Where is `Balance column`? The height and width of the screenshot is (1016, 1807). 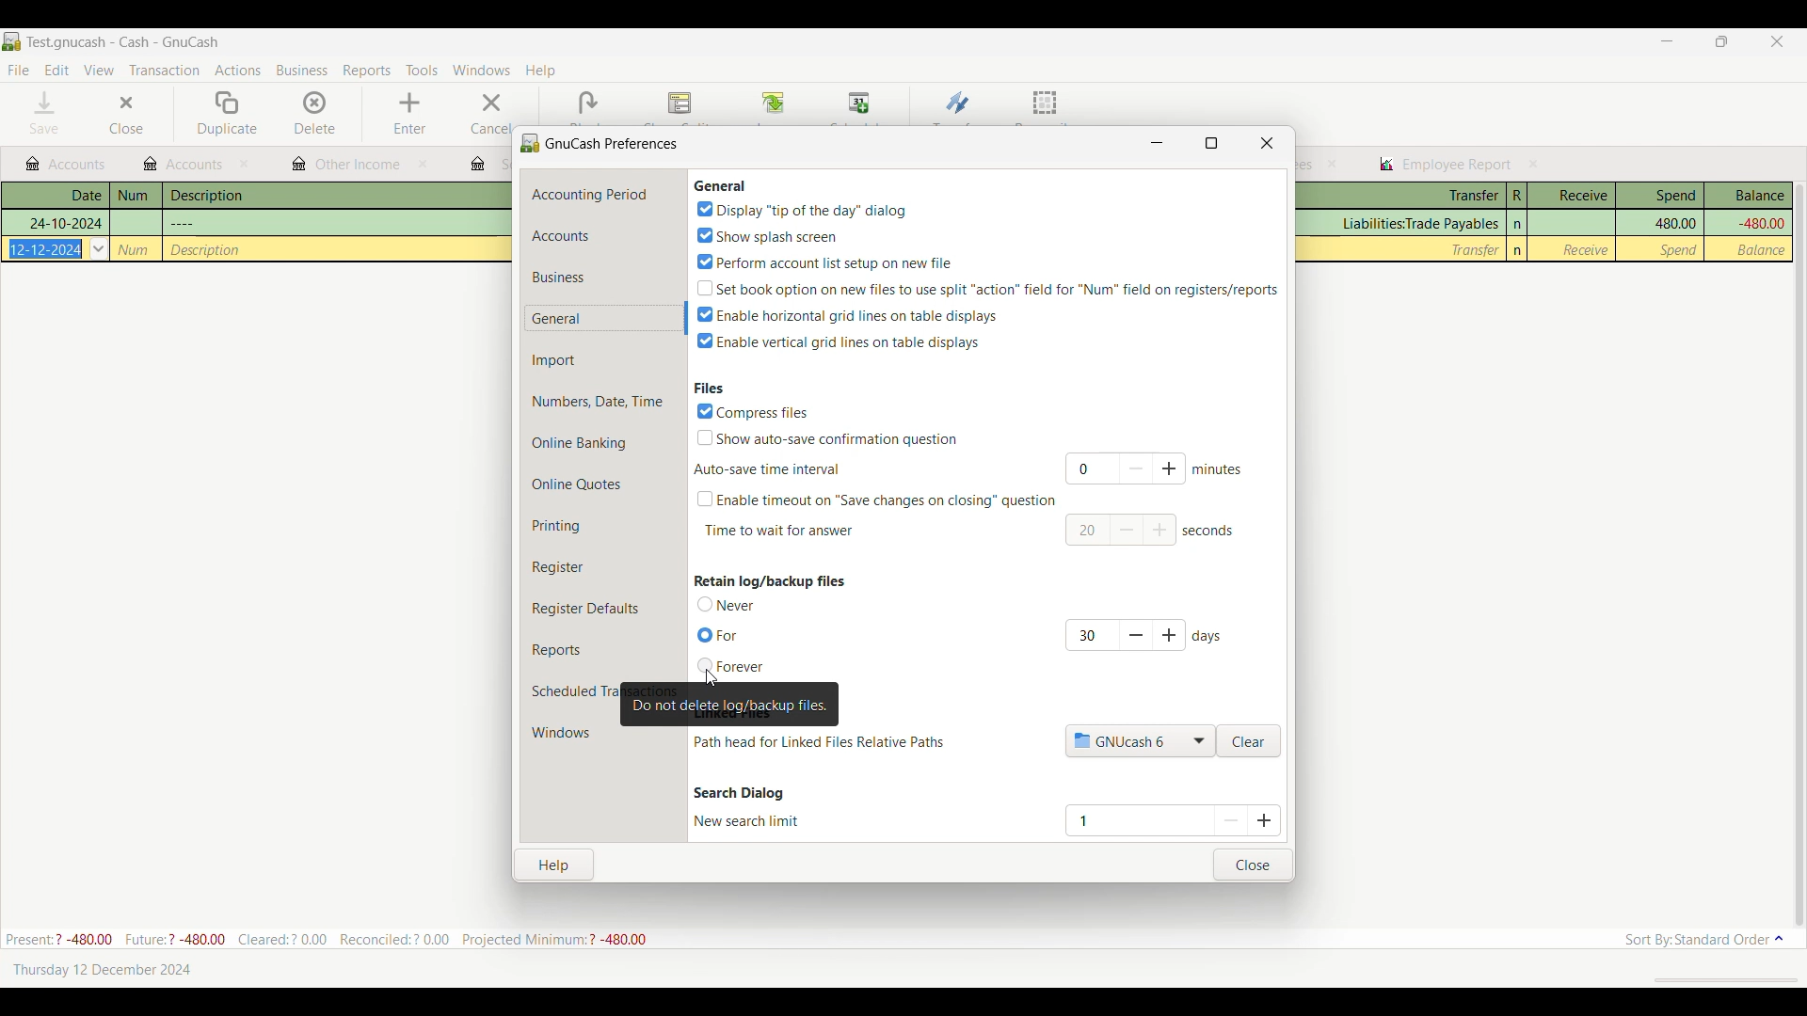 Balance column is located at coordinates (1759, 224).